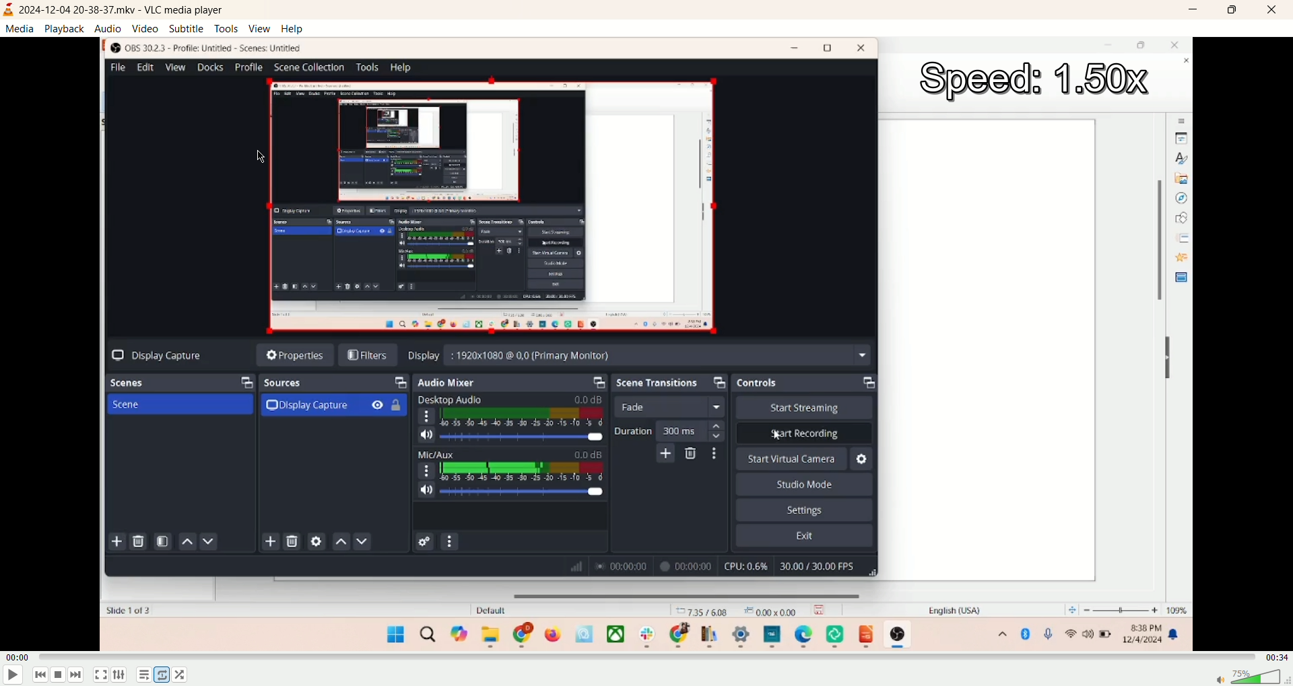 The width and height of the screenshot is (1293, 686). What do you see at coordinates (646, 384) in the screenshot?
I see `main screen` at bounding box center [646, 384].